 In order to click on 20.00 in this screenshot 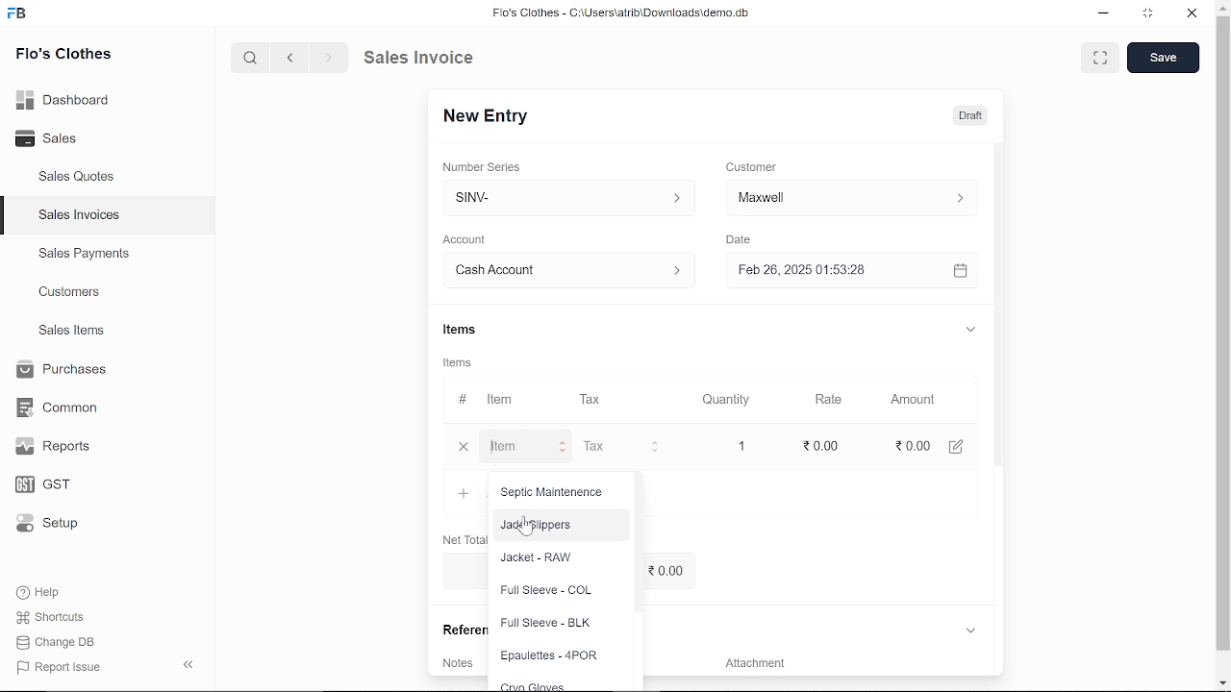, I will do `click(834, 446)`.